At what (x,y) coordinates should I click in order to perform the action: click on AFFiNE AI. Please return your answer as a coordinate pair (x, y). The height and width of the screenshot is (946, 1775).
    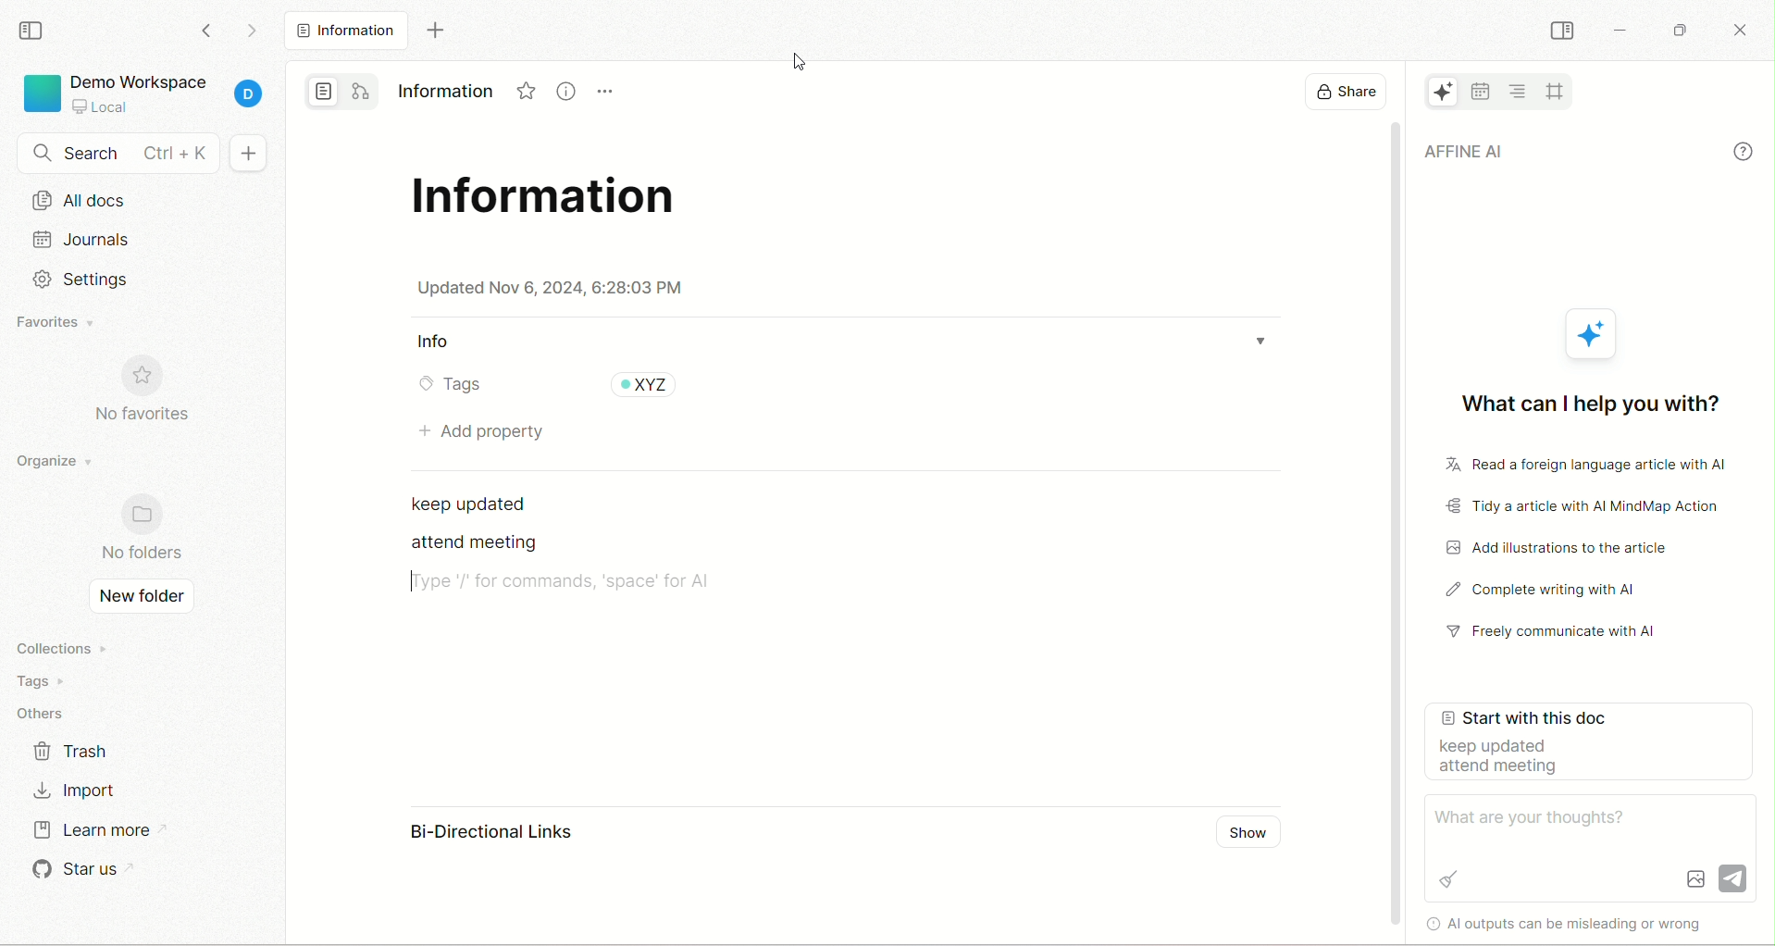
    Looking at the image, I should click on (1434, 93).